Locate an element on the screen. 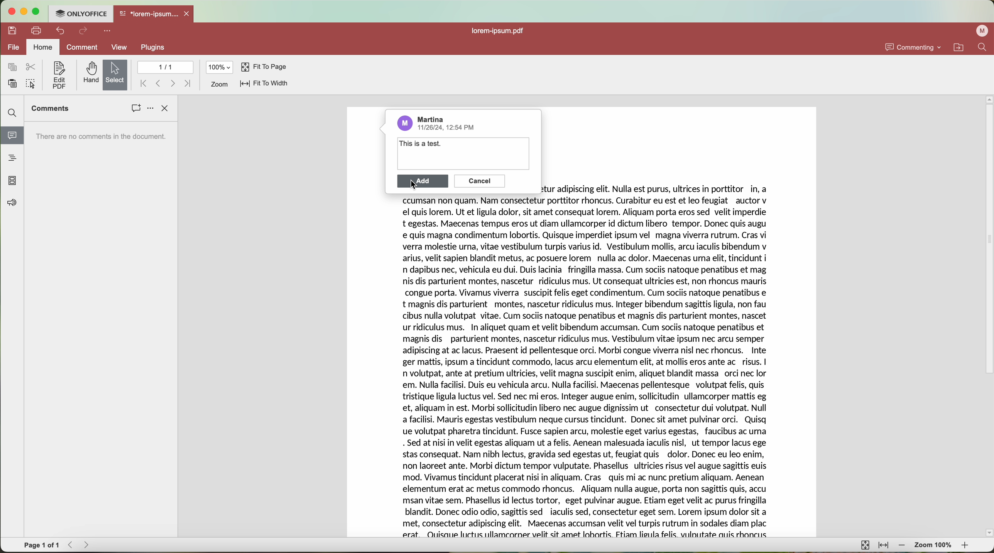 This screenshot has height=553, width=994. ONLYOFFICE is located at coordinates (81, 14).